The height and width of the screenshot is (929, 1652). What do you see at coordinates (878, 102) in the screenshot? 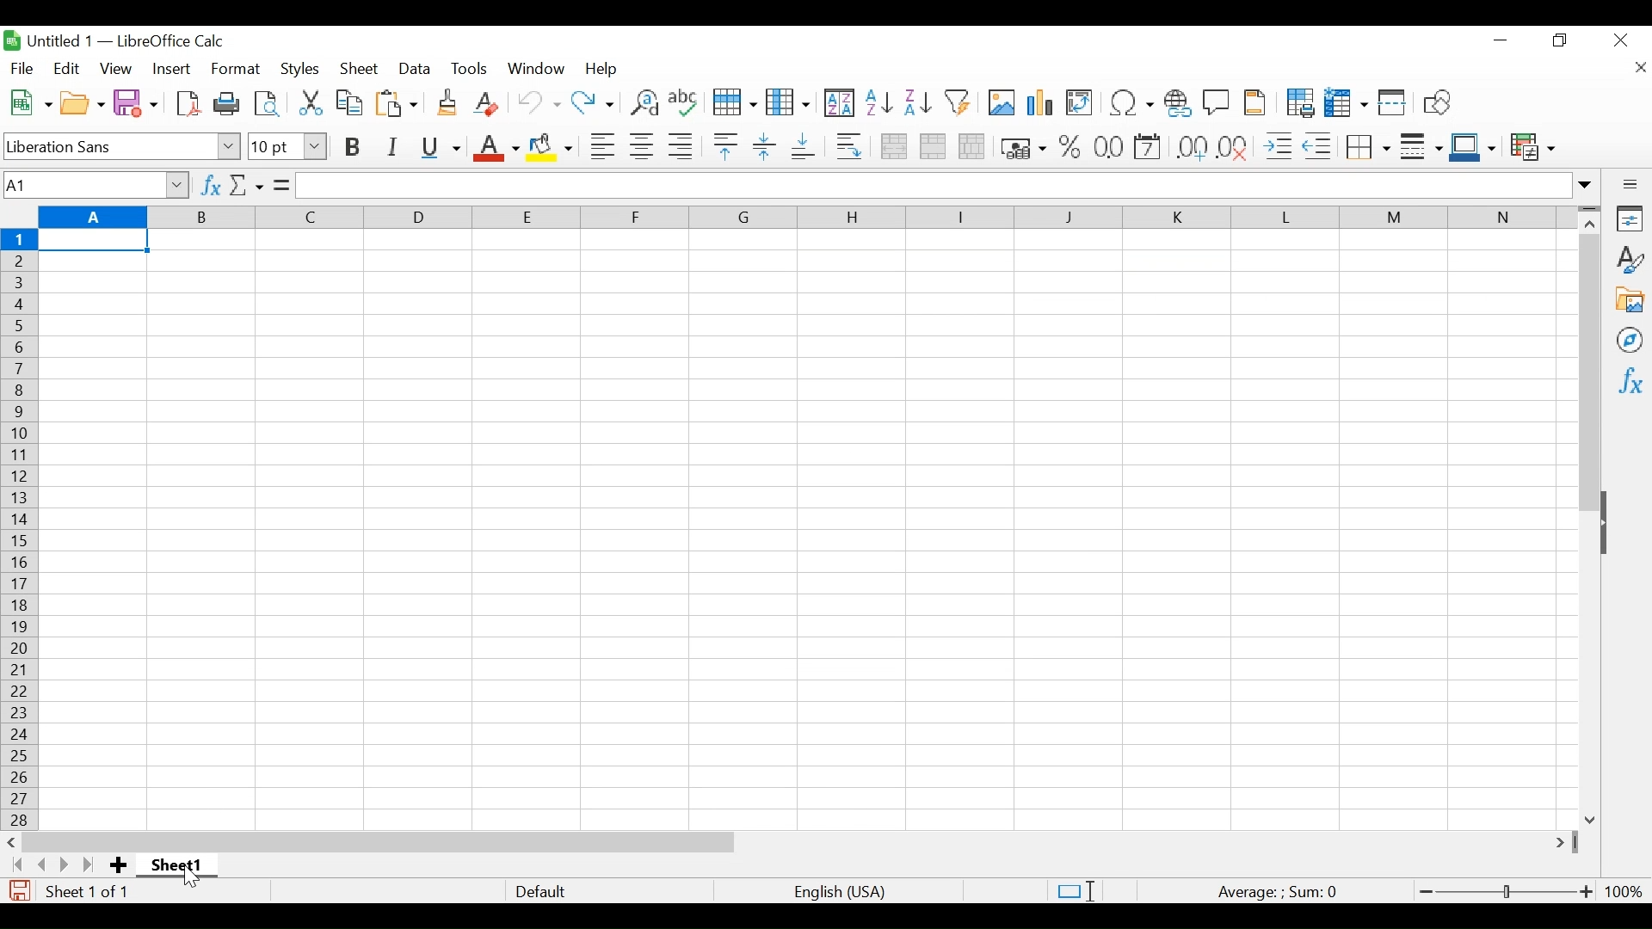
I see `Sort Ascending` at bounding box center [878, 102].